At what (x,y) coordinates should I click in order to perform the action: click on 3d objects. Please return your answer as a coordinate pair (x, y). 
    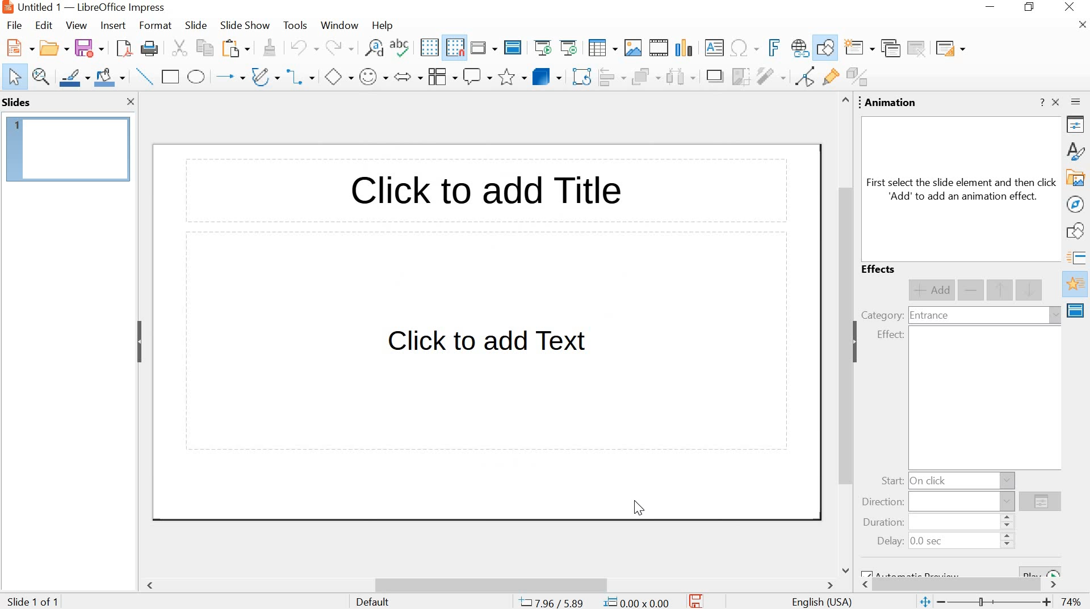
    Looking at the image, I should click on (547, 76).